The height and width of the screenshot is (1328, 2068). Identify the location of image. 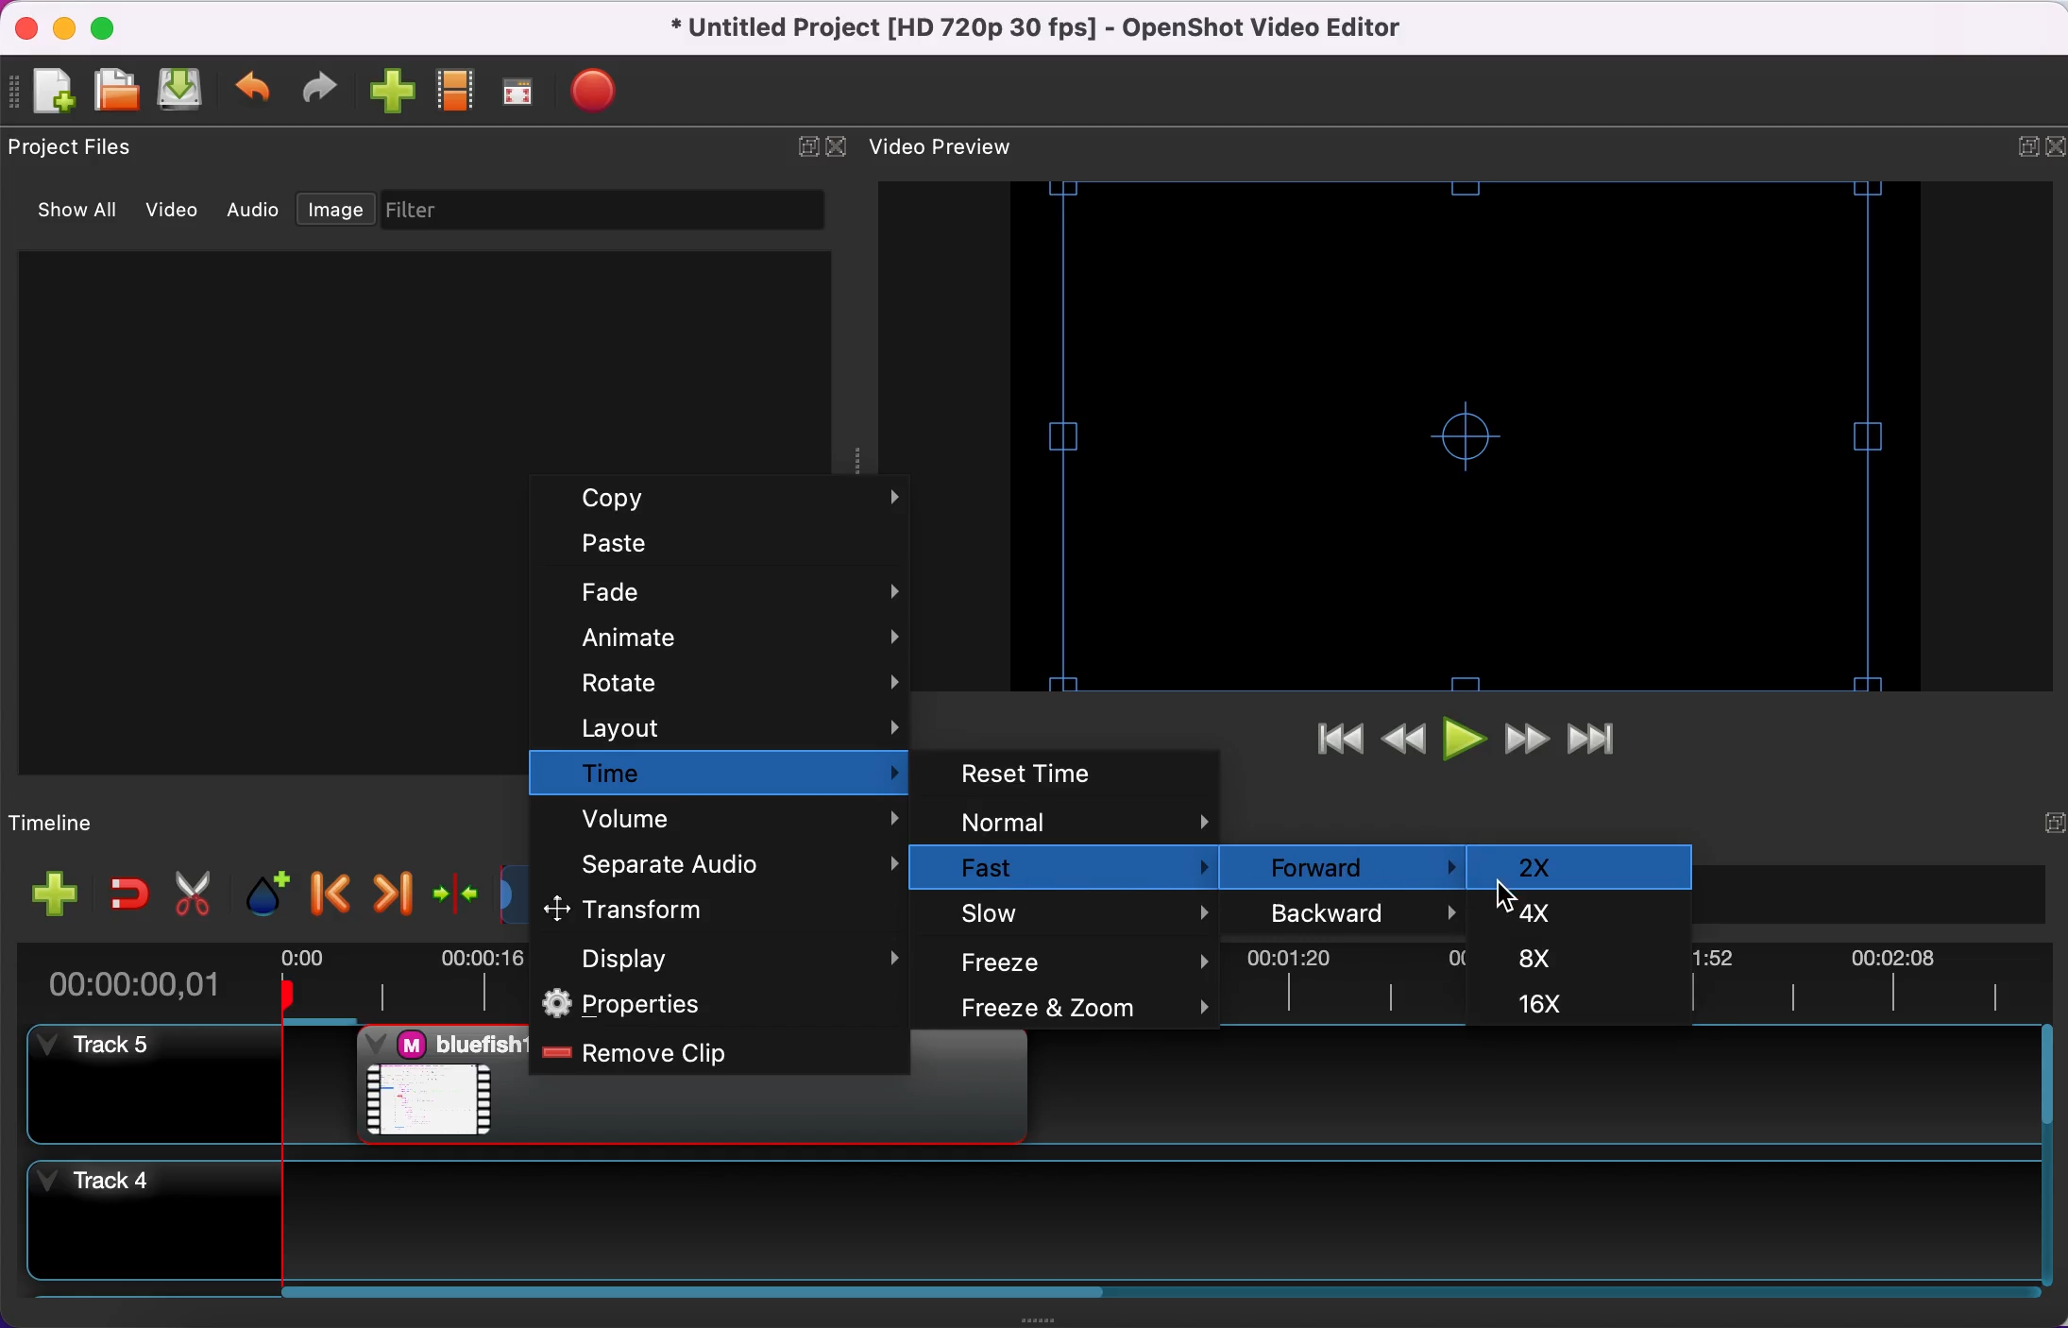
(332, 211).